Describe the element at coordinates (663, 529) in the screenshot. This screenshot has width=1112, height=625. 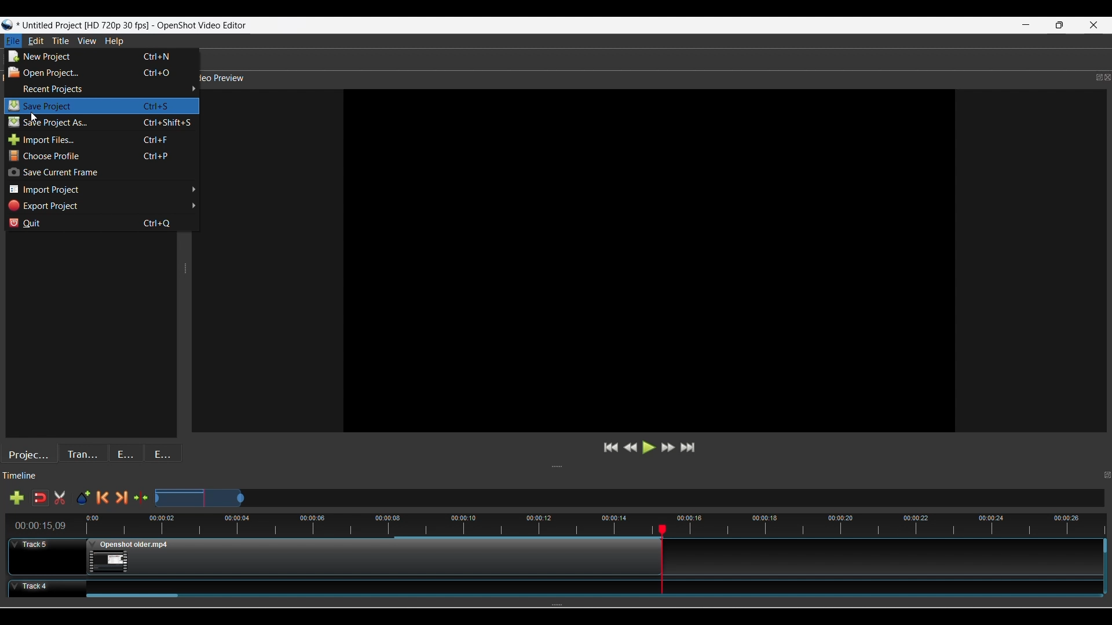
I see `Play head` at that location.